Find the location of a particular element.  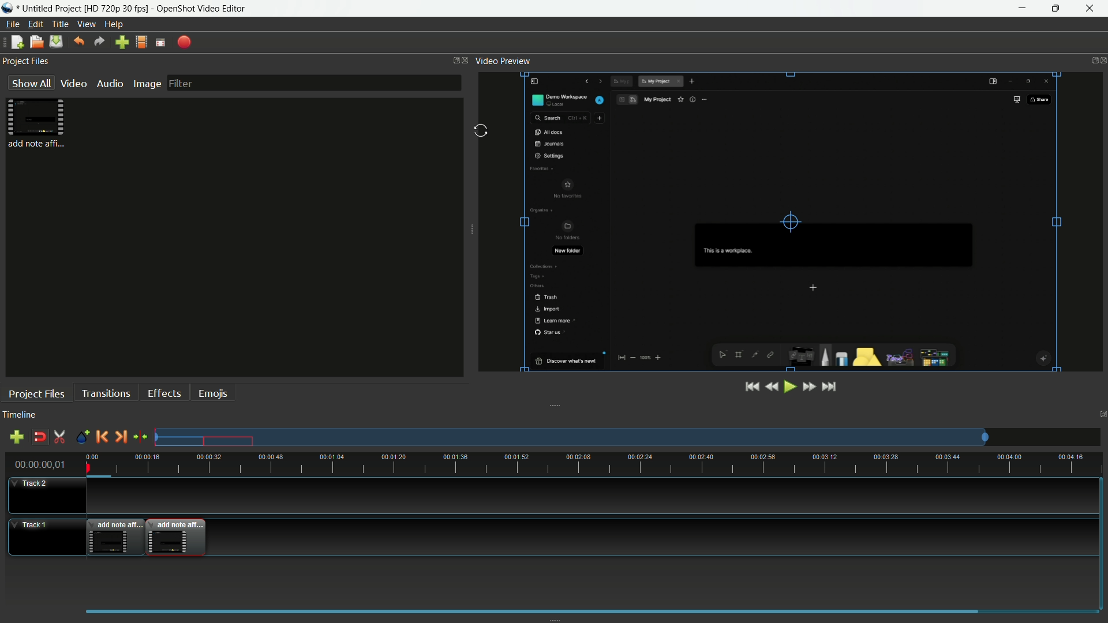

track-2 is located at coordinates (44, 494).